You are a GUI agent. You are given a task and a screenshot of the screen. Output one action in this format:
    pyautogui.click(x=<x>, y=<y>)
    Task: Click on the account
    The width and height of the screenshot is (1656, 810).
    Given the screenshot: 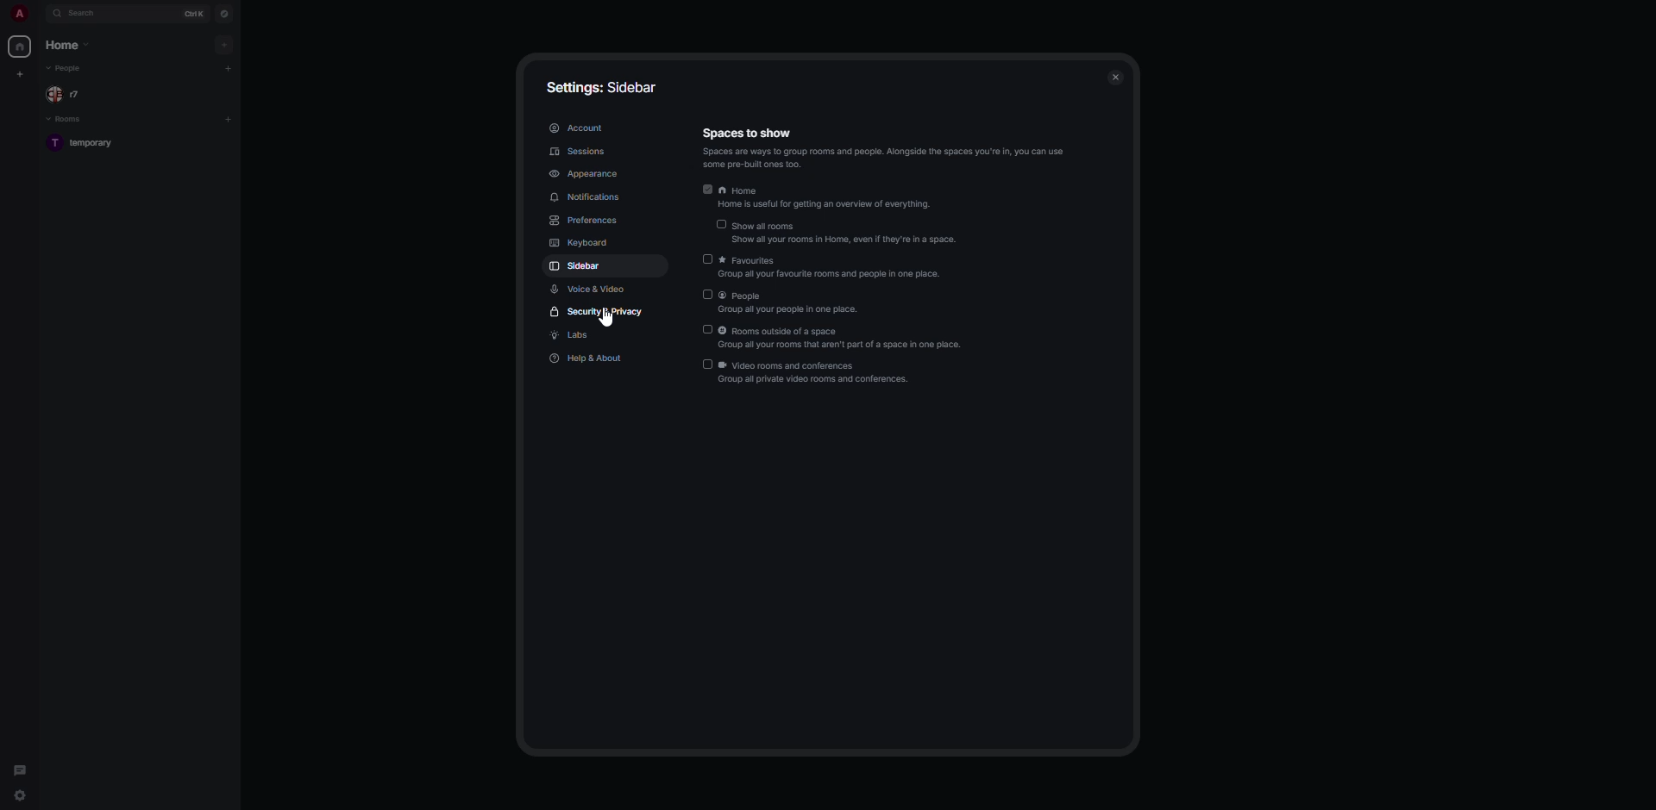 What is the action you would take?
    pyautogui.click(x=578, y=128)
    